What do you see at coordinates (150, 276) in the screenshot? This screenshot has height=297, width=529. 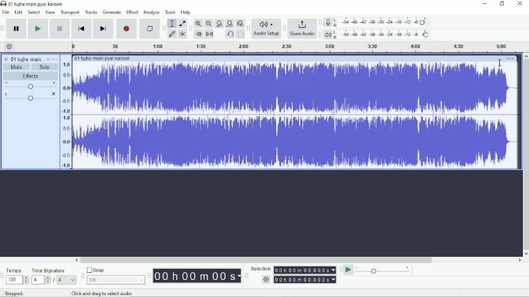 I see `Audacity time toolbar` at bounding box center [150, 276].